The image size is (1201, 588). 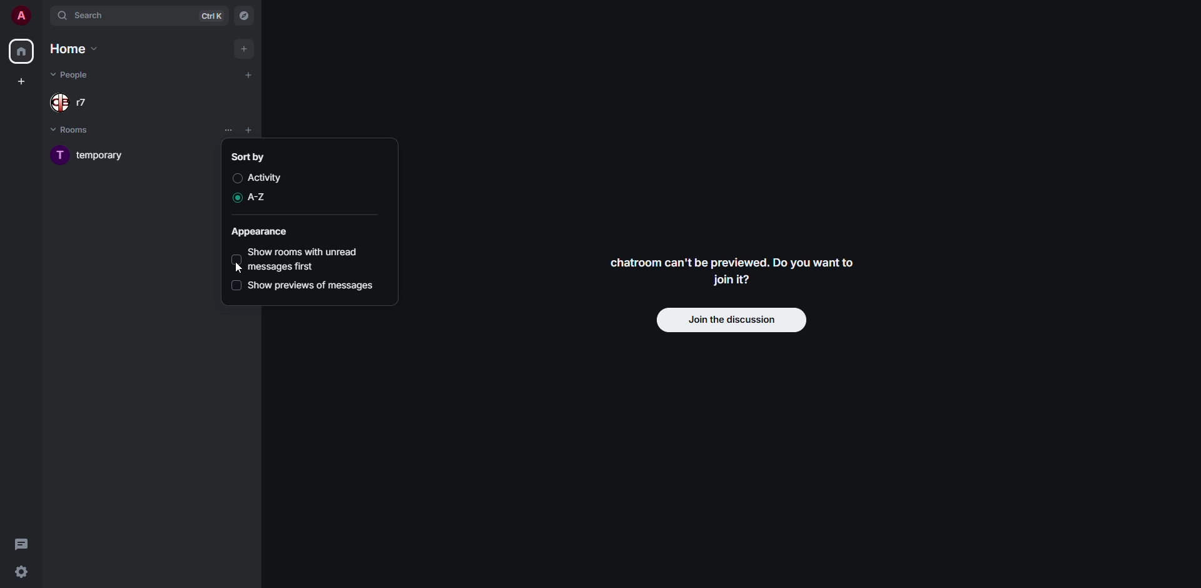 What do you see at coordinates (21, 16) in the screenshot?
I see `profile` at bounding box center [21, 16].